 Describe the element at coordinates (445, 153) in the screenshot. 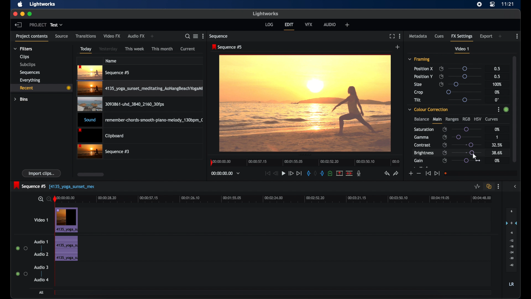

I see `enable/disable keyframes` at that location.